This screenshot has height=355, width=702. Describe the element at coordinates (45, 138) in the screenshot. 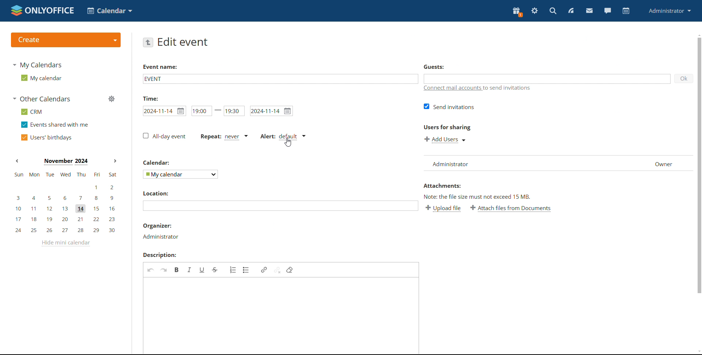

I see `users' birthdays` at that location.